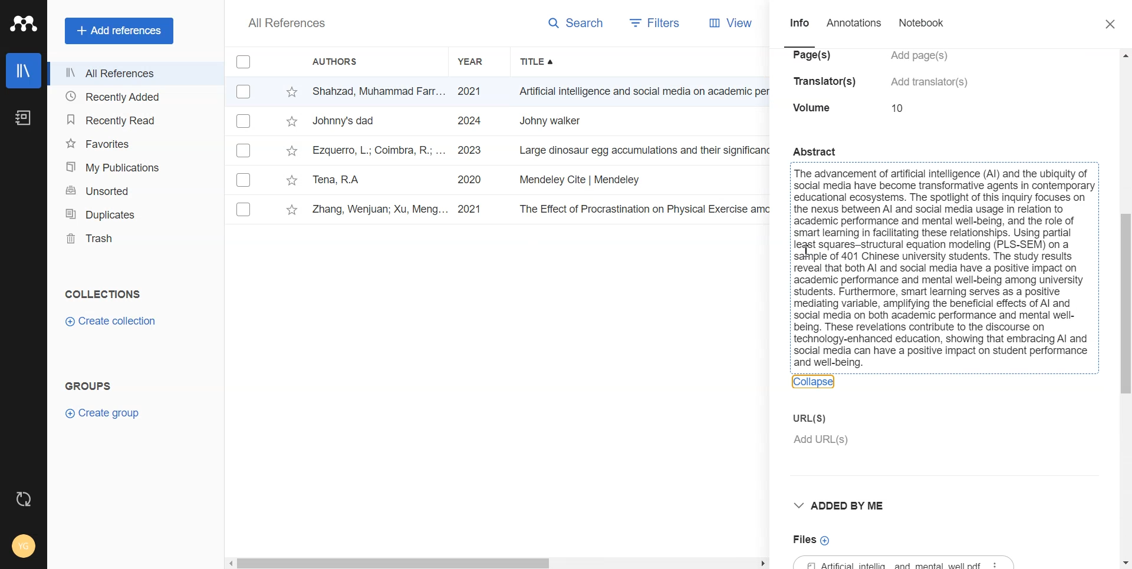  Describe the element at coordinates (127, 191) in the screenshot. I see `Unsorted` at that location.